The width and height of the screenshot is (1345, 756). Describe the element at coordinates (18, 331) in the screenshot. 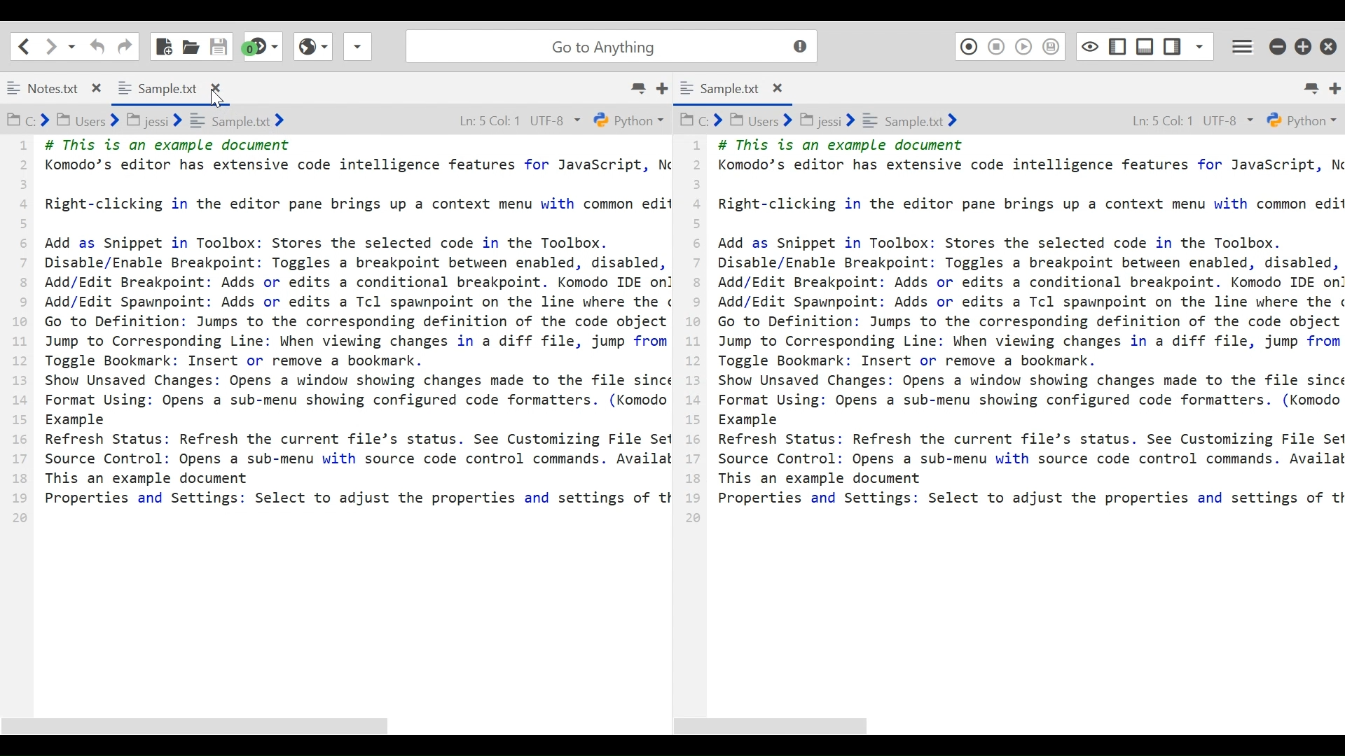

I see `1 2 3 4 5 6 7 8 9 10 11 12 13 14 15 16 17 18 19 20` at that location.